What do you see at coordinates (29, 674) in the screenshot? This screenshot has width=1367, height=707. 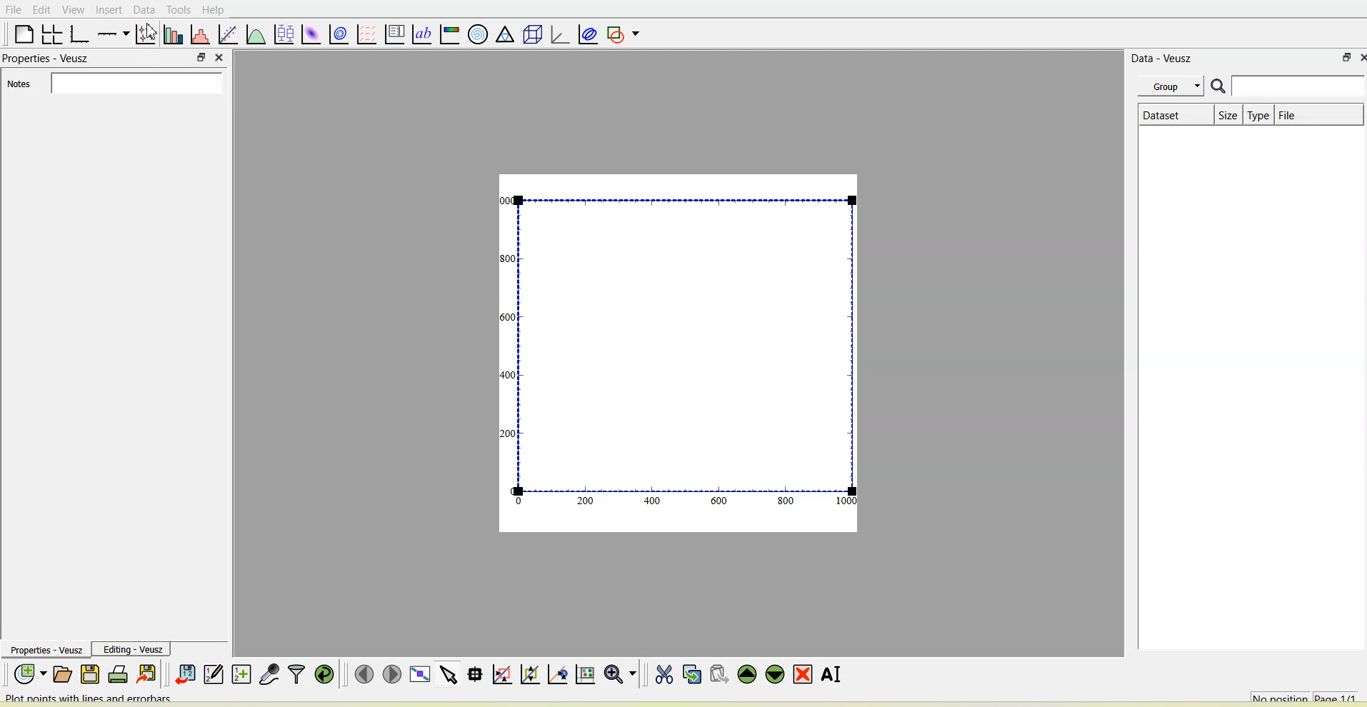 I see `New document` at bounding box center [29, 674].